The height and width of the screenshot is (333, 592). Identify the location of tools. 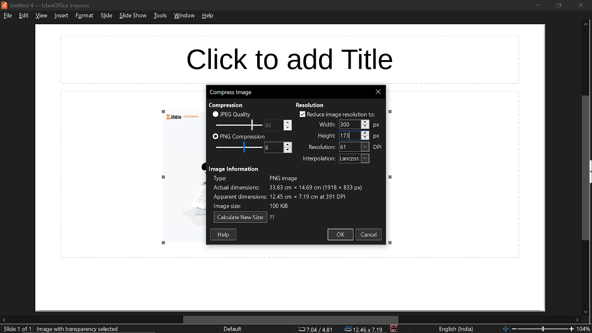
(160, 17).